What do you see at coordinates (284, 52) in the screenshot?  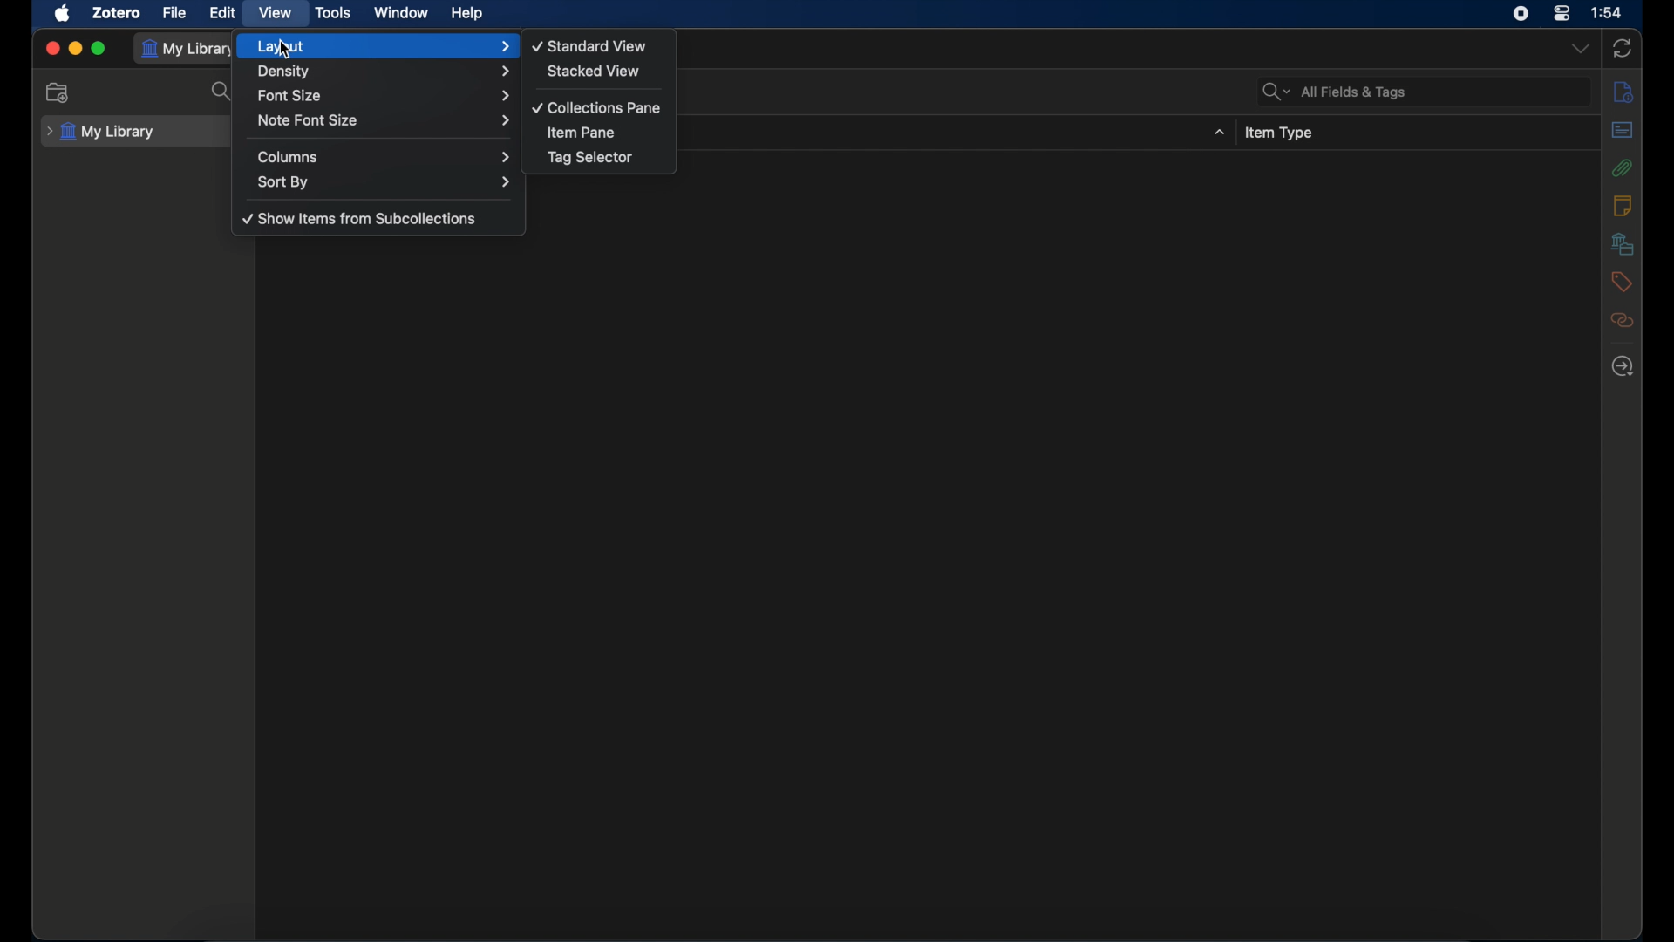 I see `cursor` at bounding box center [284, 52].